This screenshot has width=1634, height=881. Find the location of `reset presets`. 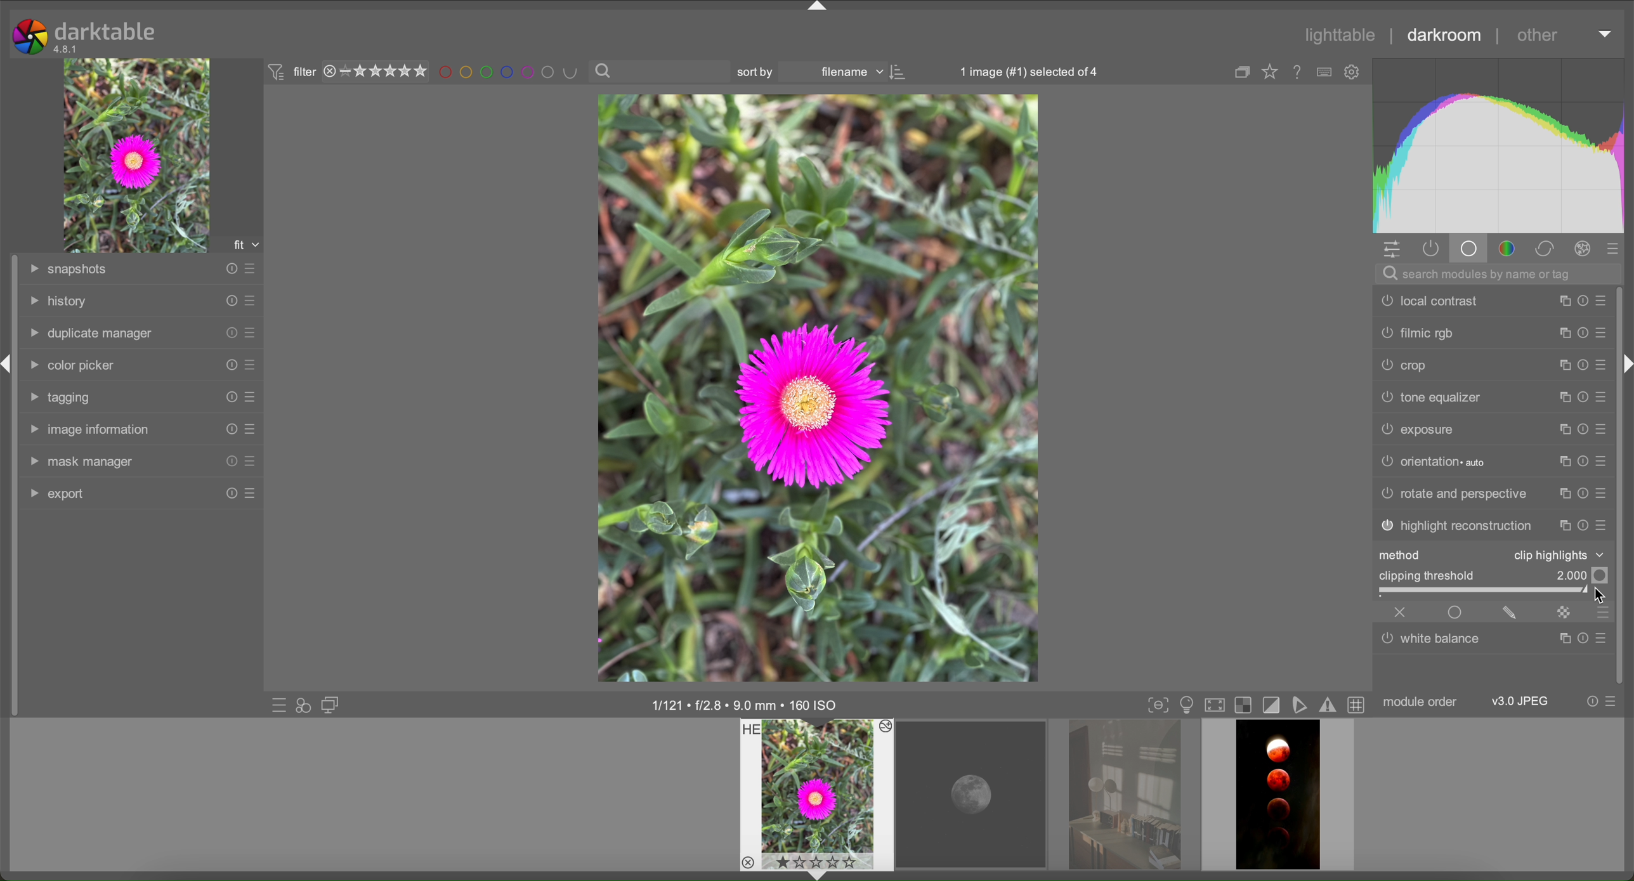

reset presets is located at coordinates (228, 397).